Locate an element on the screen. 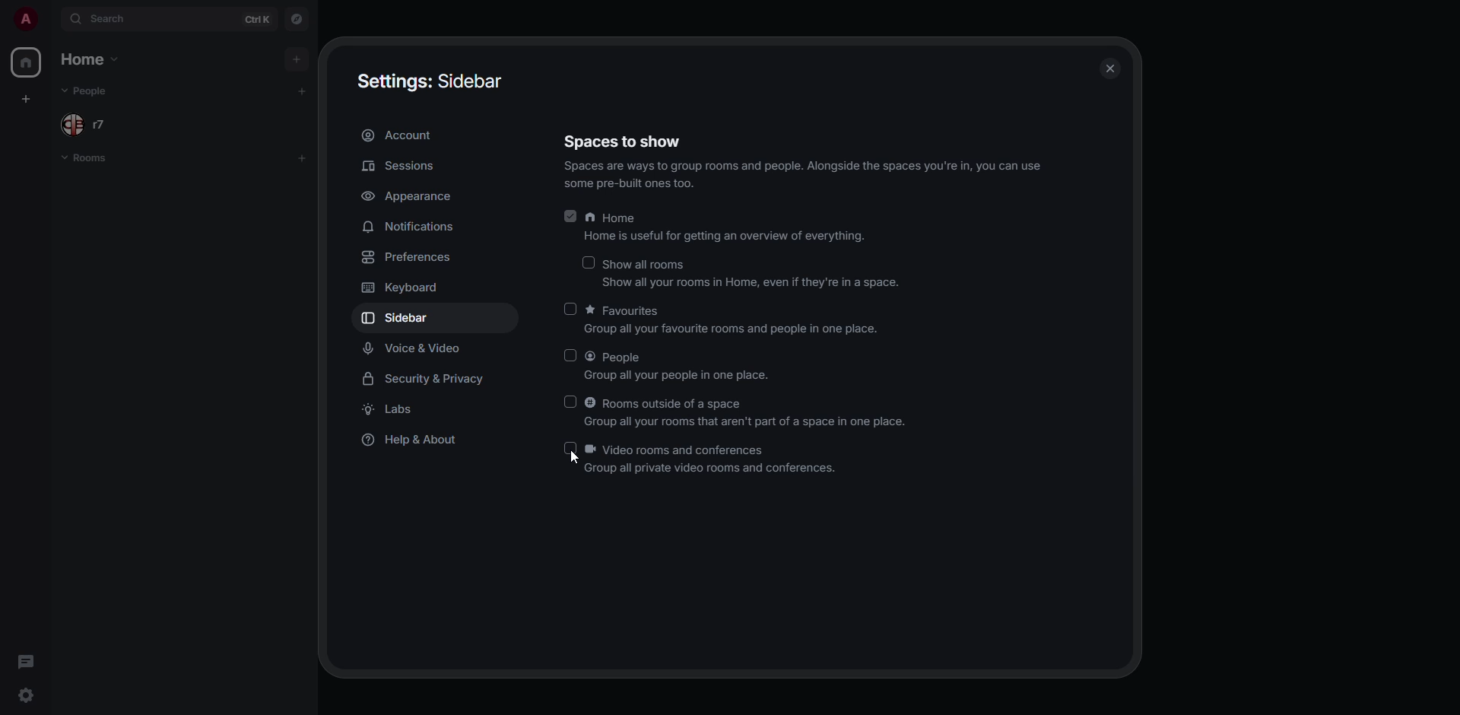 The width and height of the screenshot is (1460, 715). keyboard is located at coordinates (406, 287).